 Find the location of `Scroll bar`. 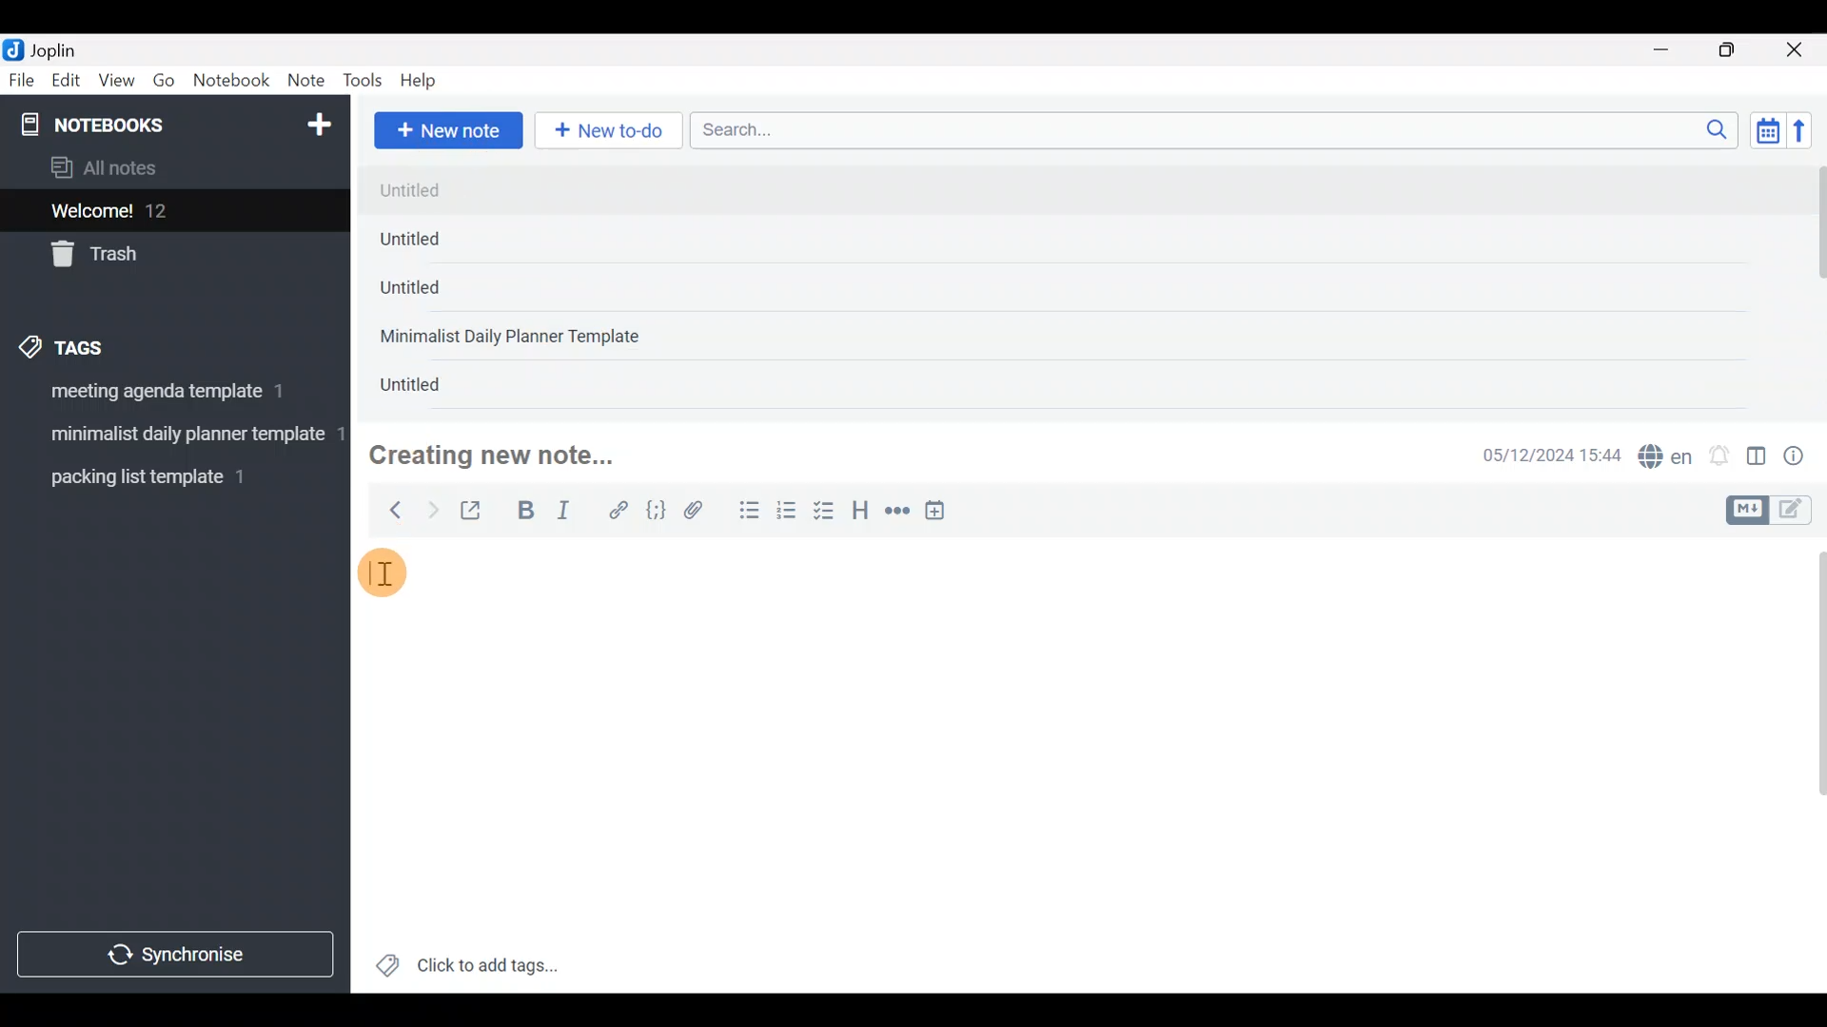

Scroll bar is located at coordinates (1816, 287).